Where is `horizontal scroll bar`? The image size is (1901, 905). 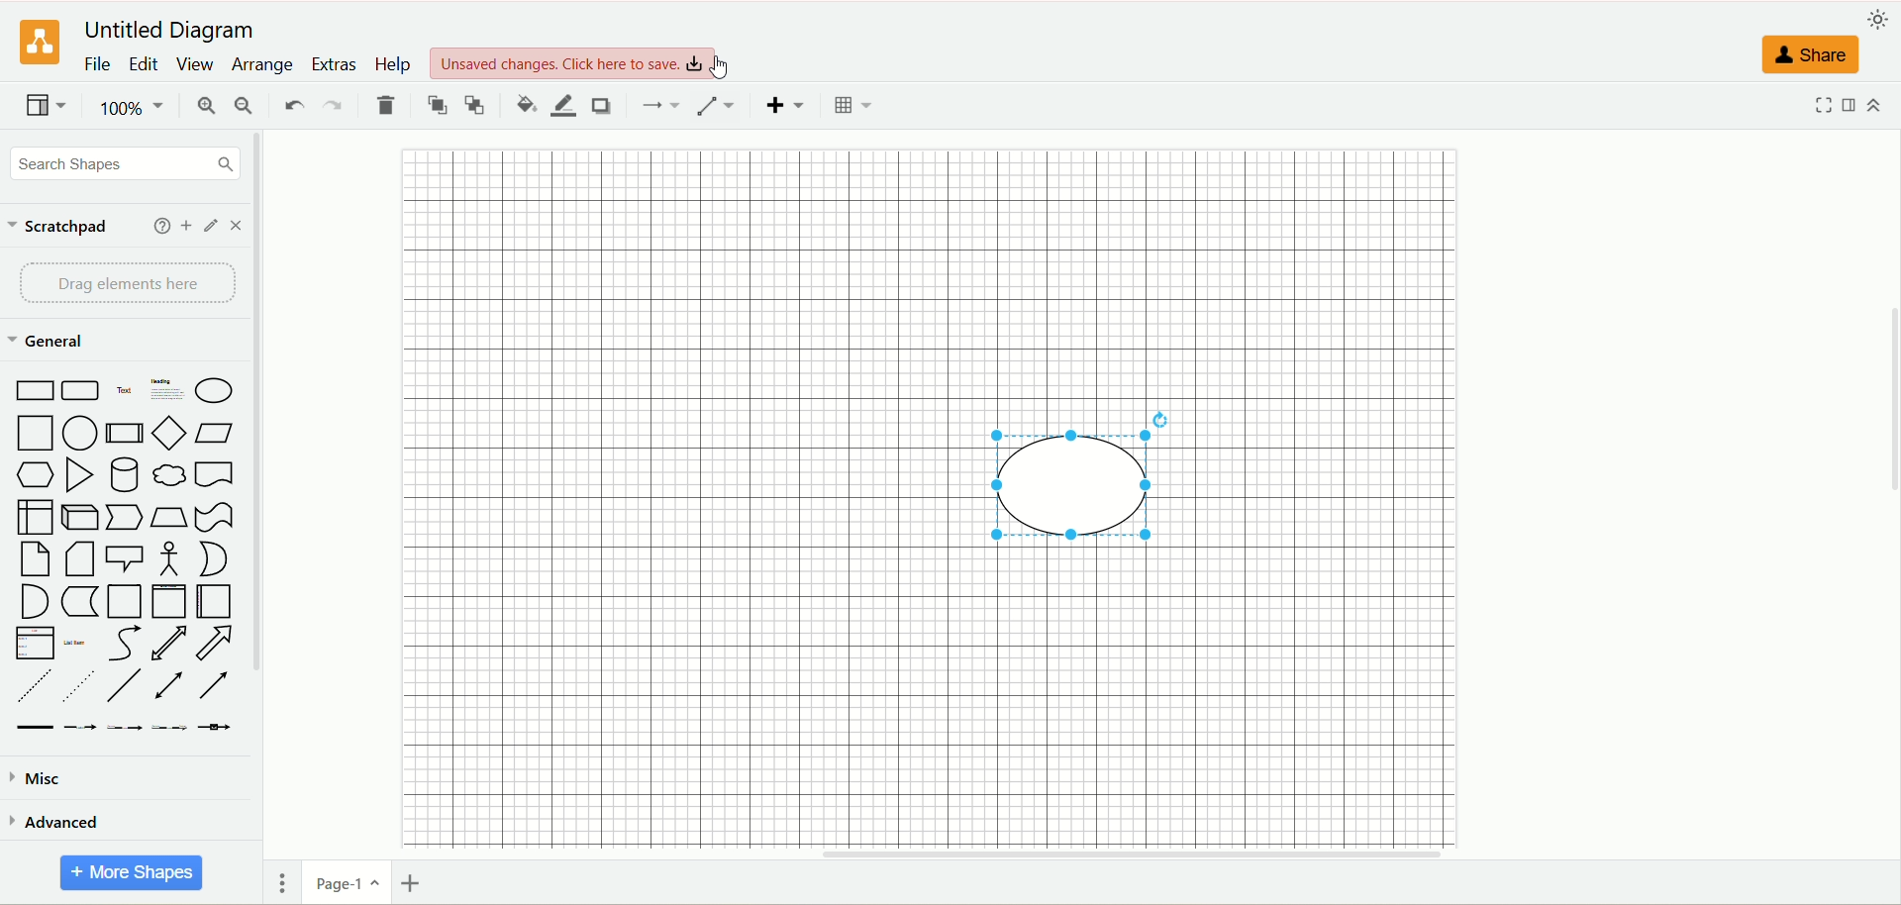 horizontal scroll bar is located at coordinates (1090, 854).